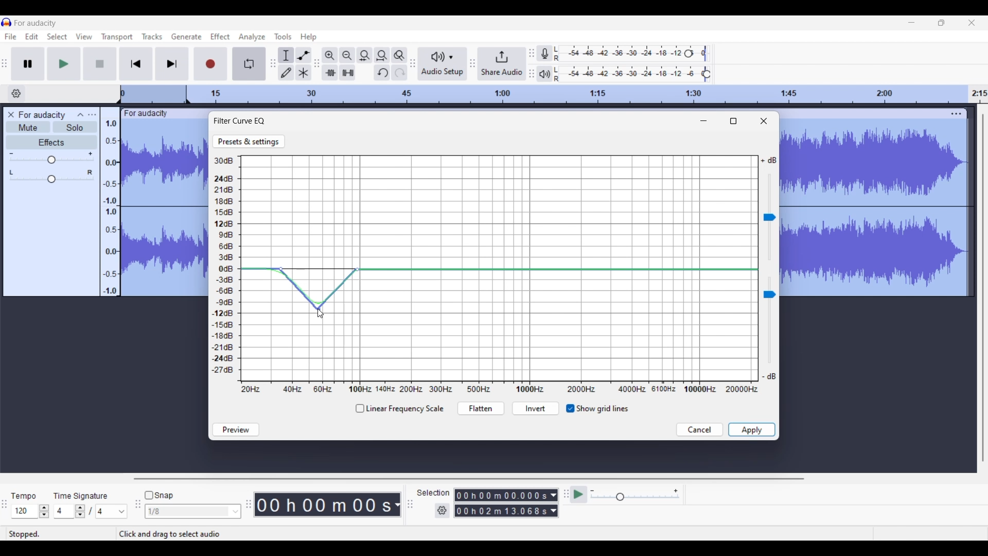 Image resolution: width=988 pixels, height=556 pixels. Describe the element at coordinates (707, 74) in the screenshot. I see `Playback level header` at that location.